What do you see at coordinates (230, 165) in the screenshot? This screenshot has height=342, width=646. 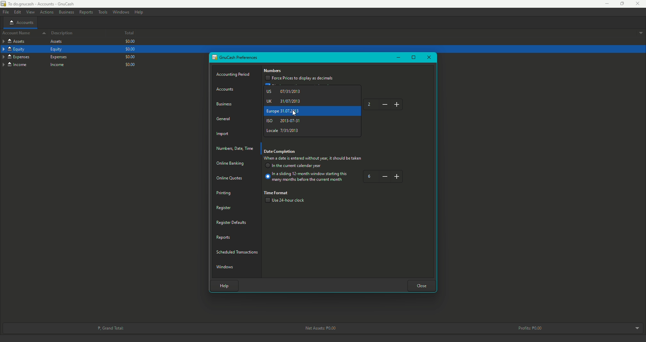 I see `Online banking` at bounding box center [230, 165].